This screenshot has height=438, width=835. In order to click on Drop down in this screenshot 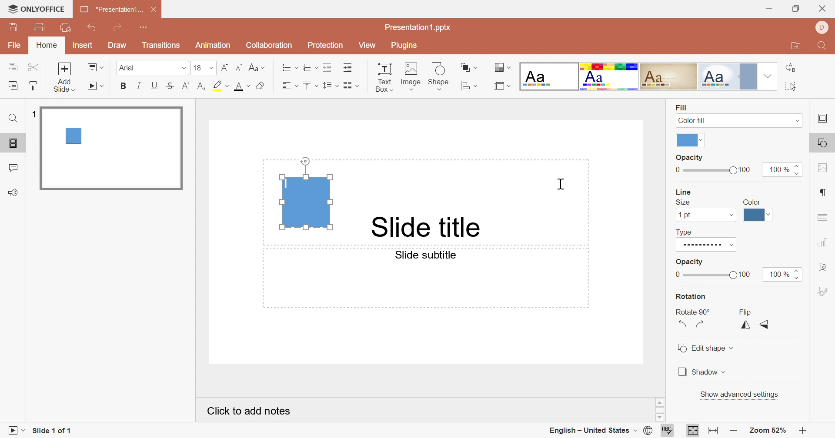, I will do `click(733, 348)`.